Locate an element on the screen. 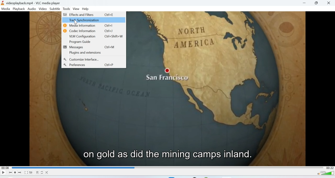 The image size is (335, 178). Playback is located at coordinates (19, 9).